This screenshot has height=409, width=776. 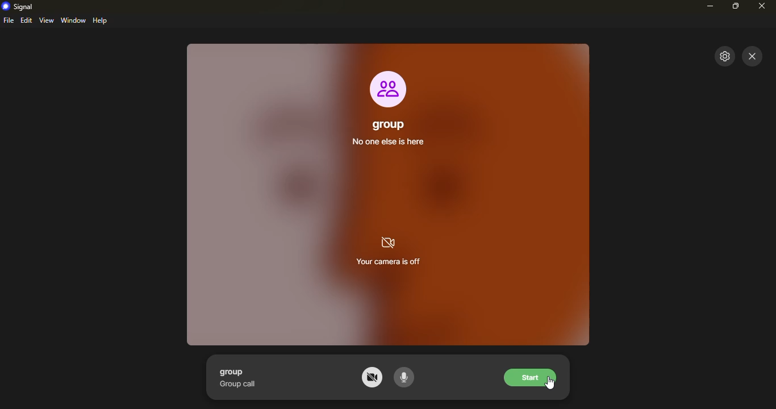 What do you see at coordinates (409, 378) in the screenshot?
I see `microphone` at bounding box center [409, 378].